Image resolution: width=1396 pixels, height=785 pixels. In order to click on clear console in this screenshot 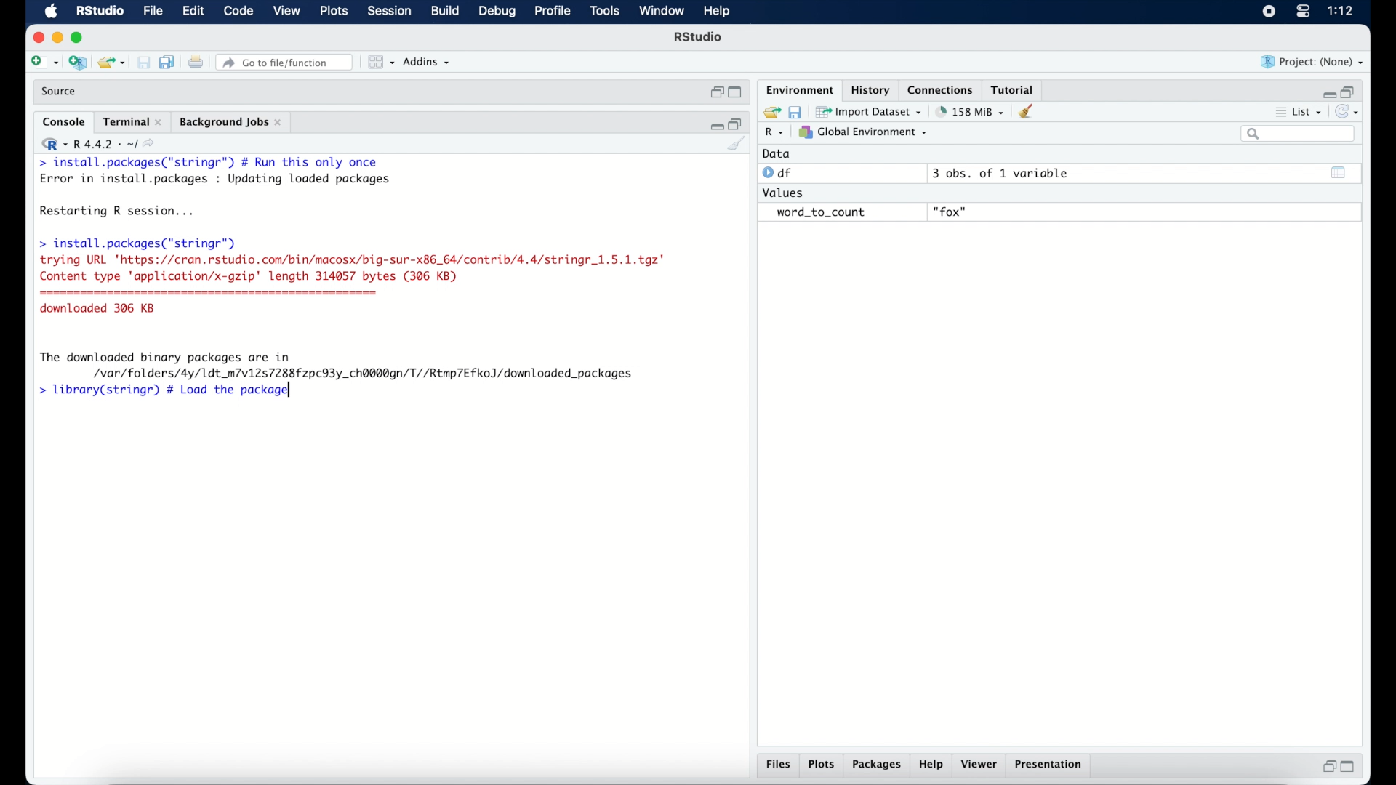, I will do `click(1030, 111)`.